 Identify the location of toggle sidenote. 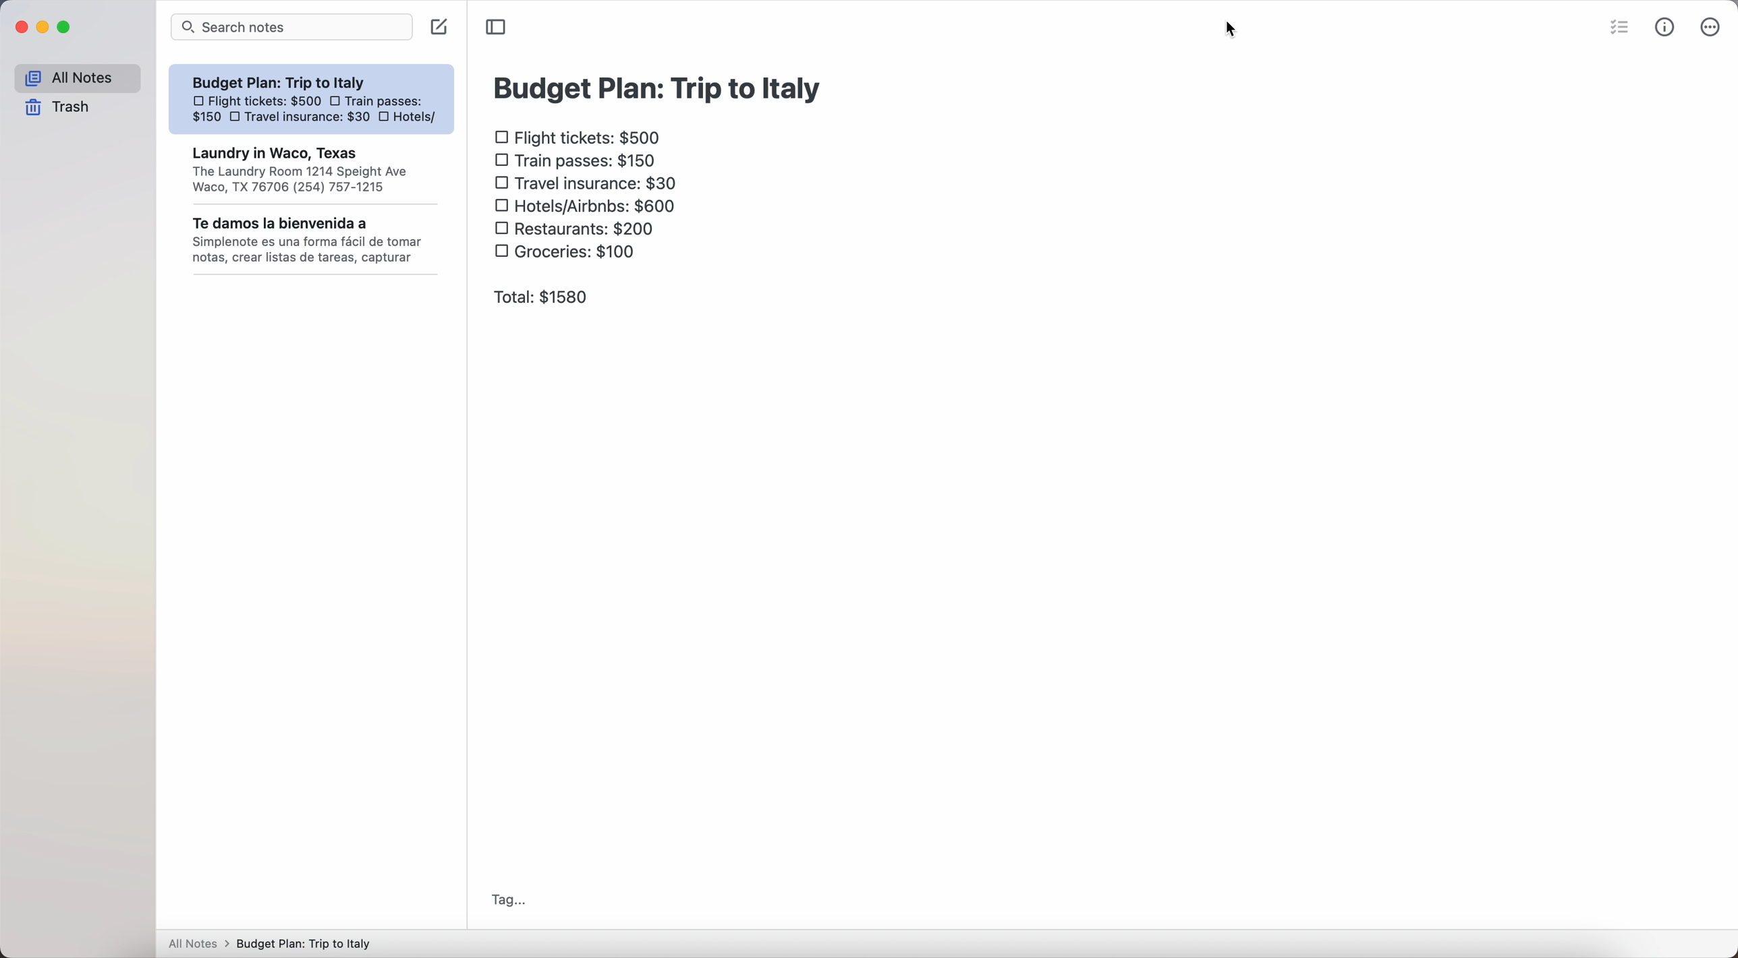
(495, 28).